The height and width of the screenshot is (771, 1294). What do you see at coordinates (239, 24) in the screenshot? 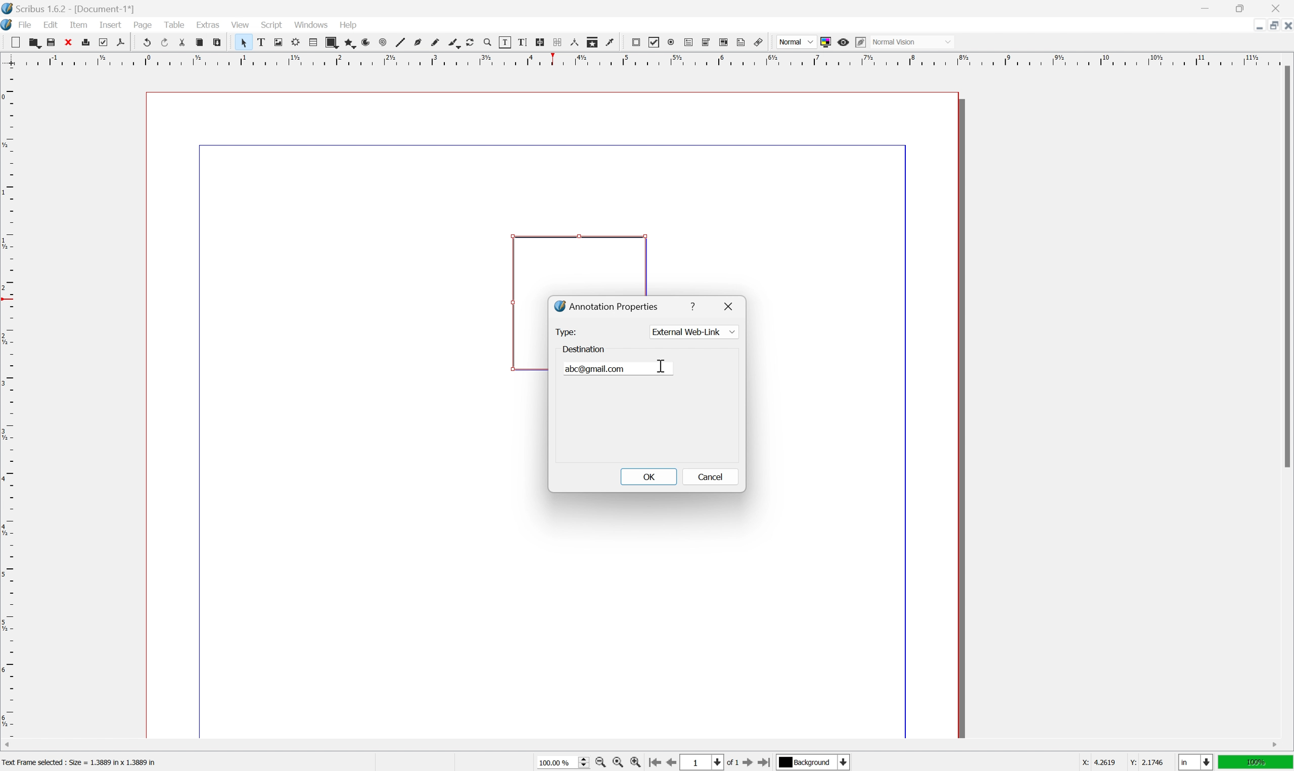
I see `view` at bounding box center [239, 24].